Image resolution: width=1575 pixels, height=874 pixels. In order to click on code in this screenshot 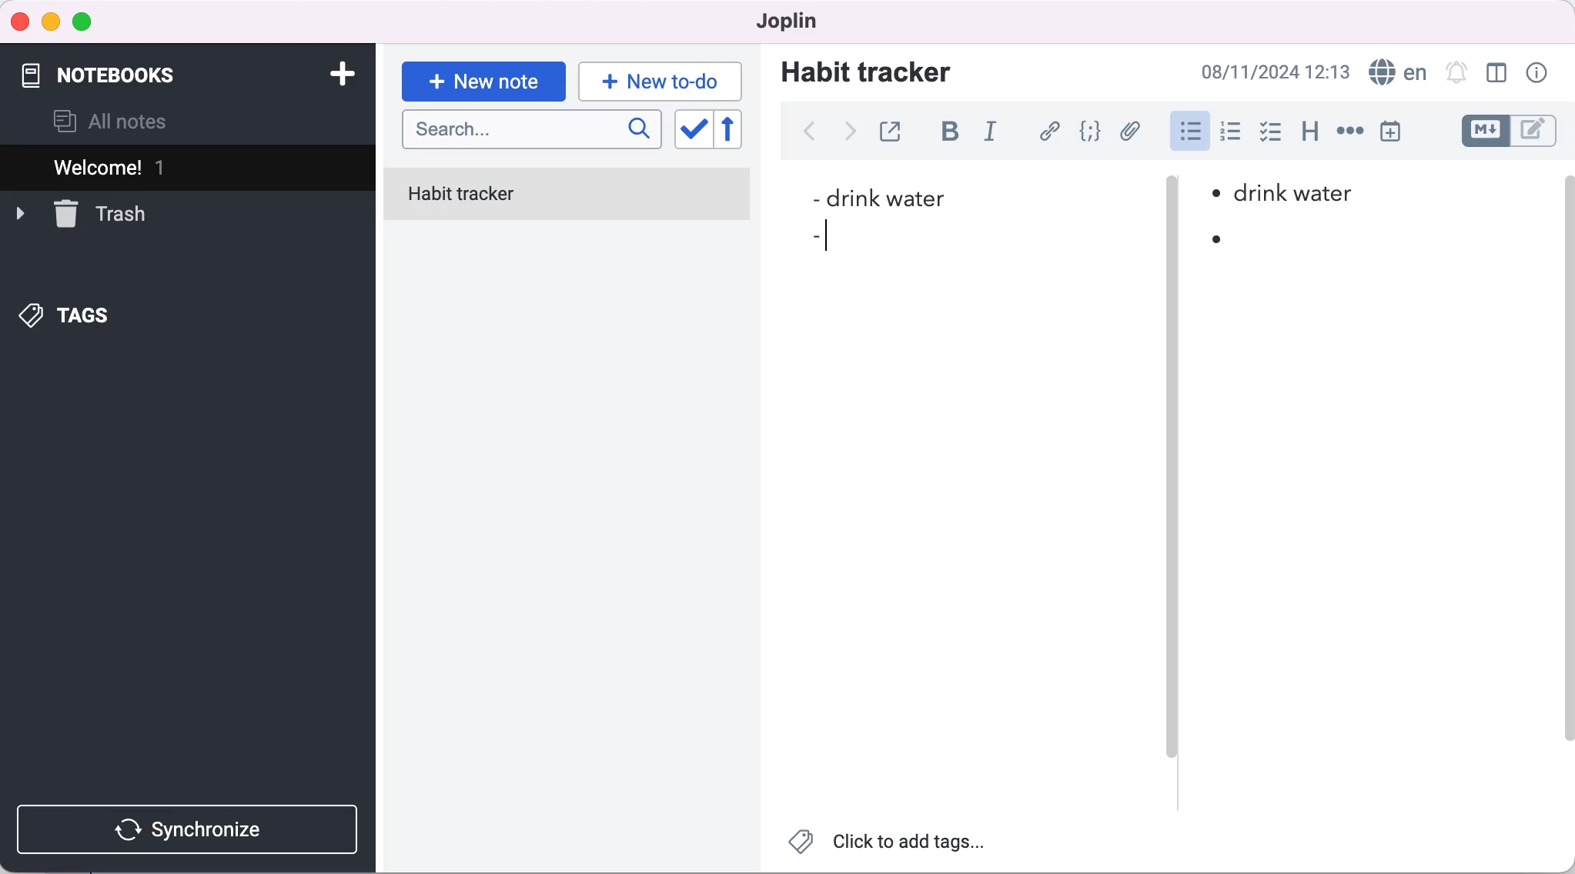, I will do `click(1092, 132)`.